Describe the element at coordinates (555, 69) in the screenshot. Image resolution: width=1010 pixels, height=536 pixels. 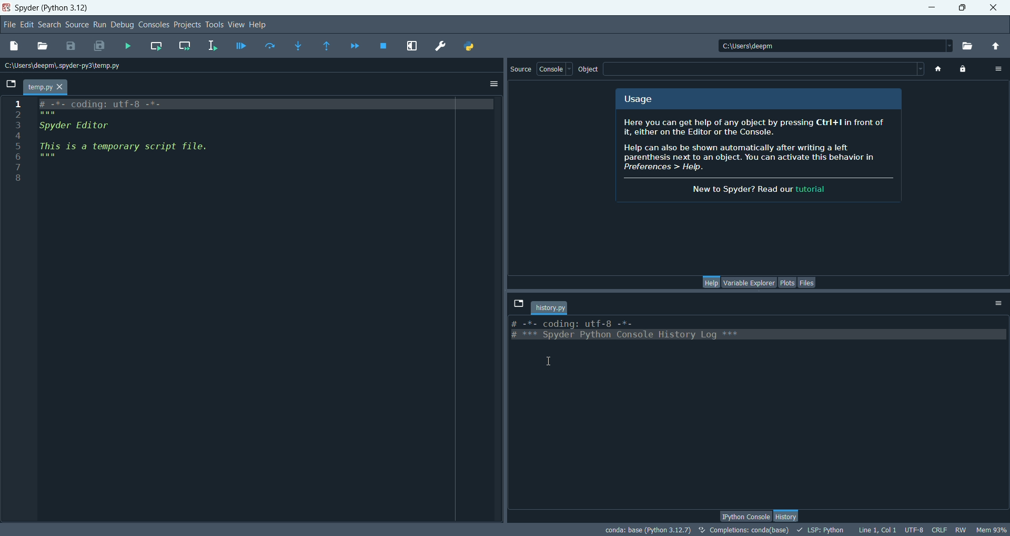
I see `console` at that location.